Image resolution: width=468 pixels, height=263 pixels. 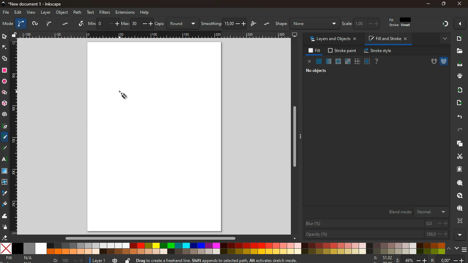 What do you see at coordinates (459, 76) in the screenshot?
I see `print` at bounding box center [459, 76].